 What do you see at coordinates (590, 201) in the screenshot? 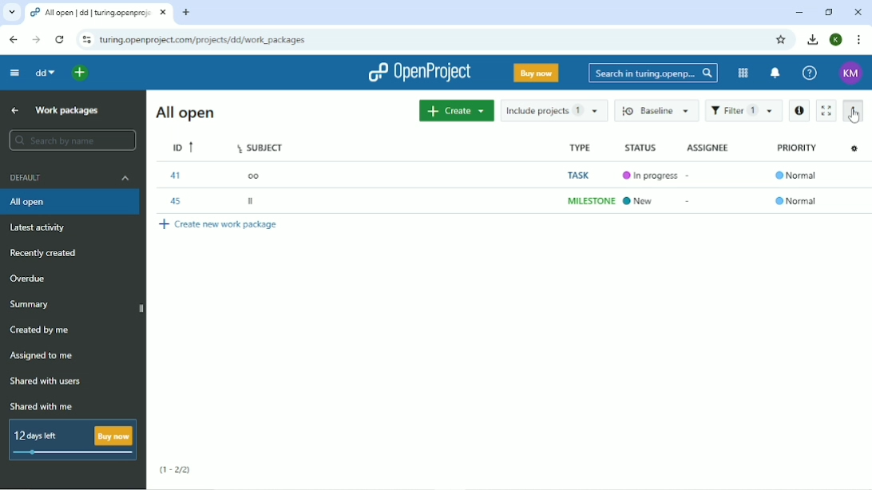
I see `Milestone` at bounding box center [590, 201].